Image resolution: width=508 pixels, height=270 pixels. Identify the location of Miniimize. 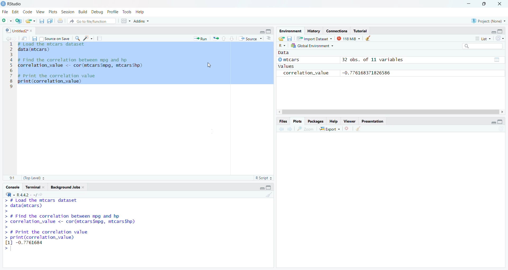
(468, 3).